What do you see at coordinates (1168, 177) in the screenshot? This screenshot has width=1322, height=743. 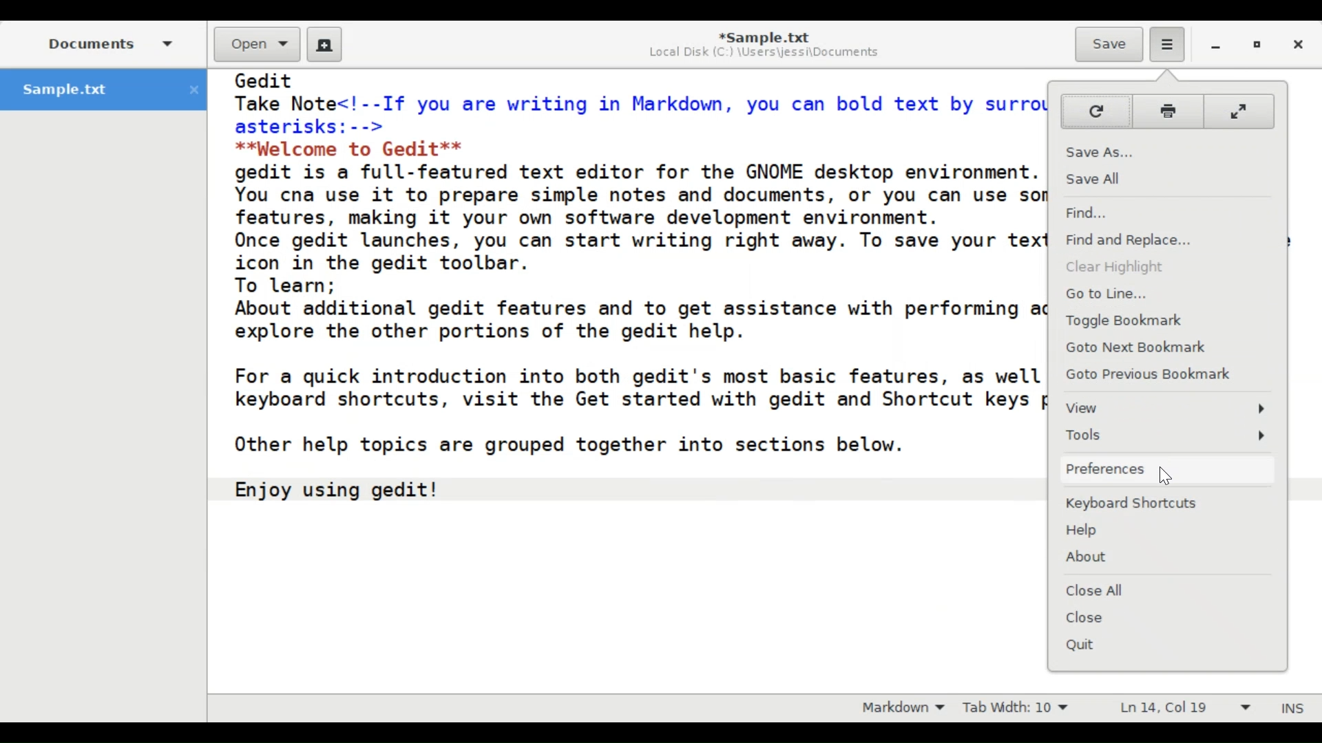 I see `Save All` at bounding box center [1168, 177].